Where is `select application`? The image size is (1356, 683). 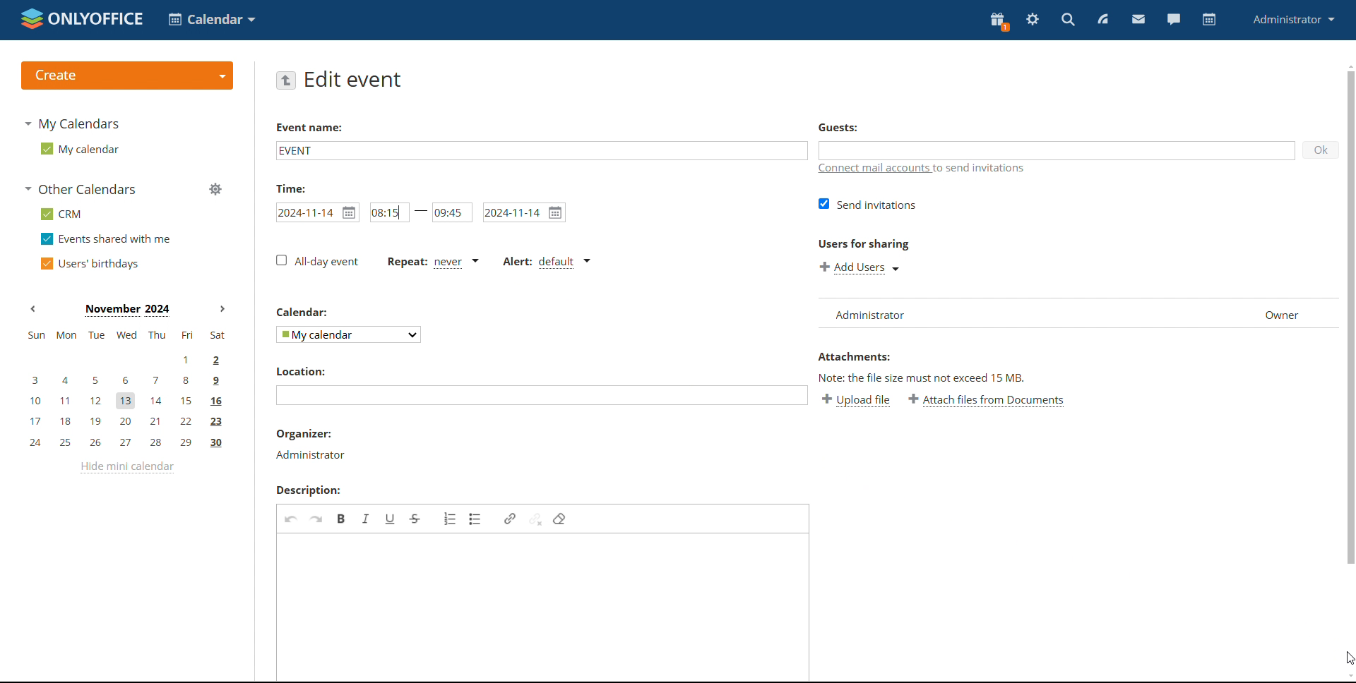
select application is located at coordinates (213, 19).